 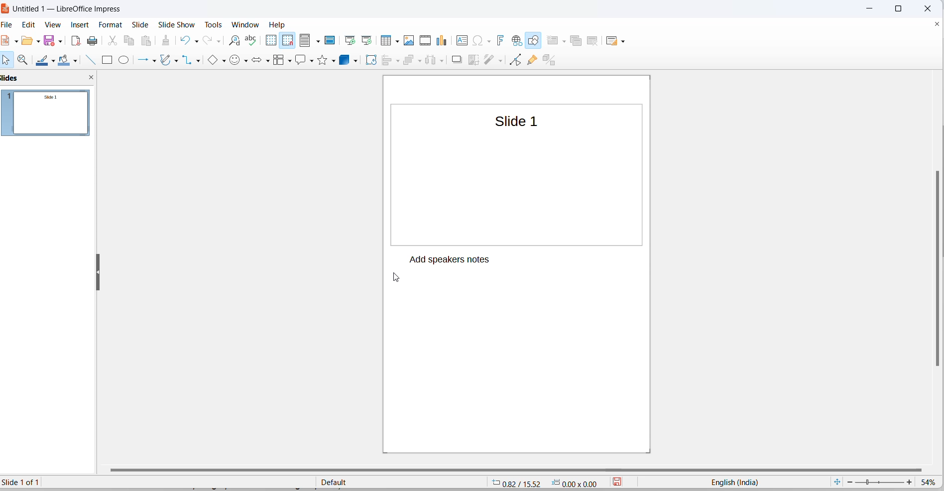 I want to click on save, so click(x=50, y=40).